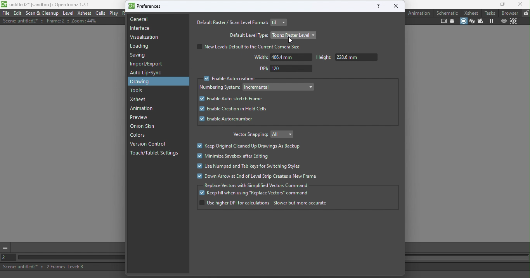 This screenshot has height=278, width=530. I want to click on Preview, so click(503, 22).